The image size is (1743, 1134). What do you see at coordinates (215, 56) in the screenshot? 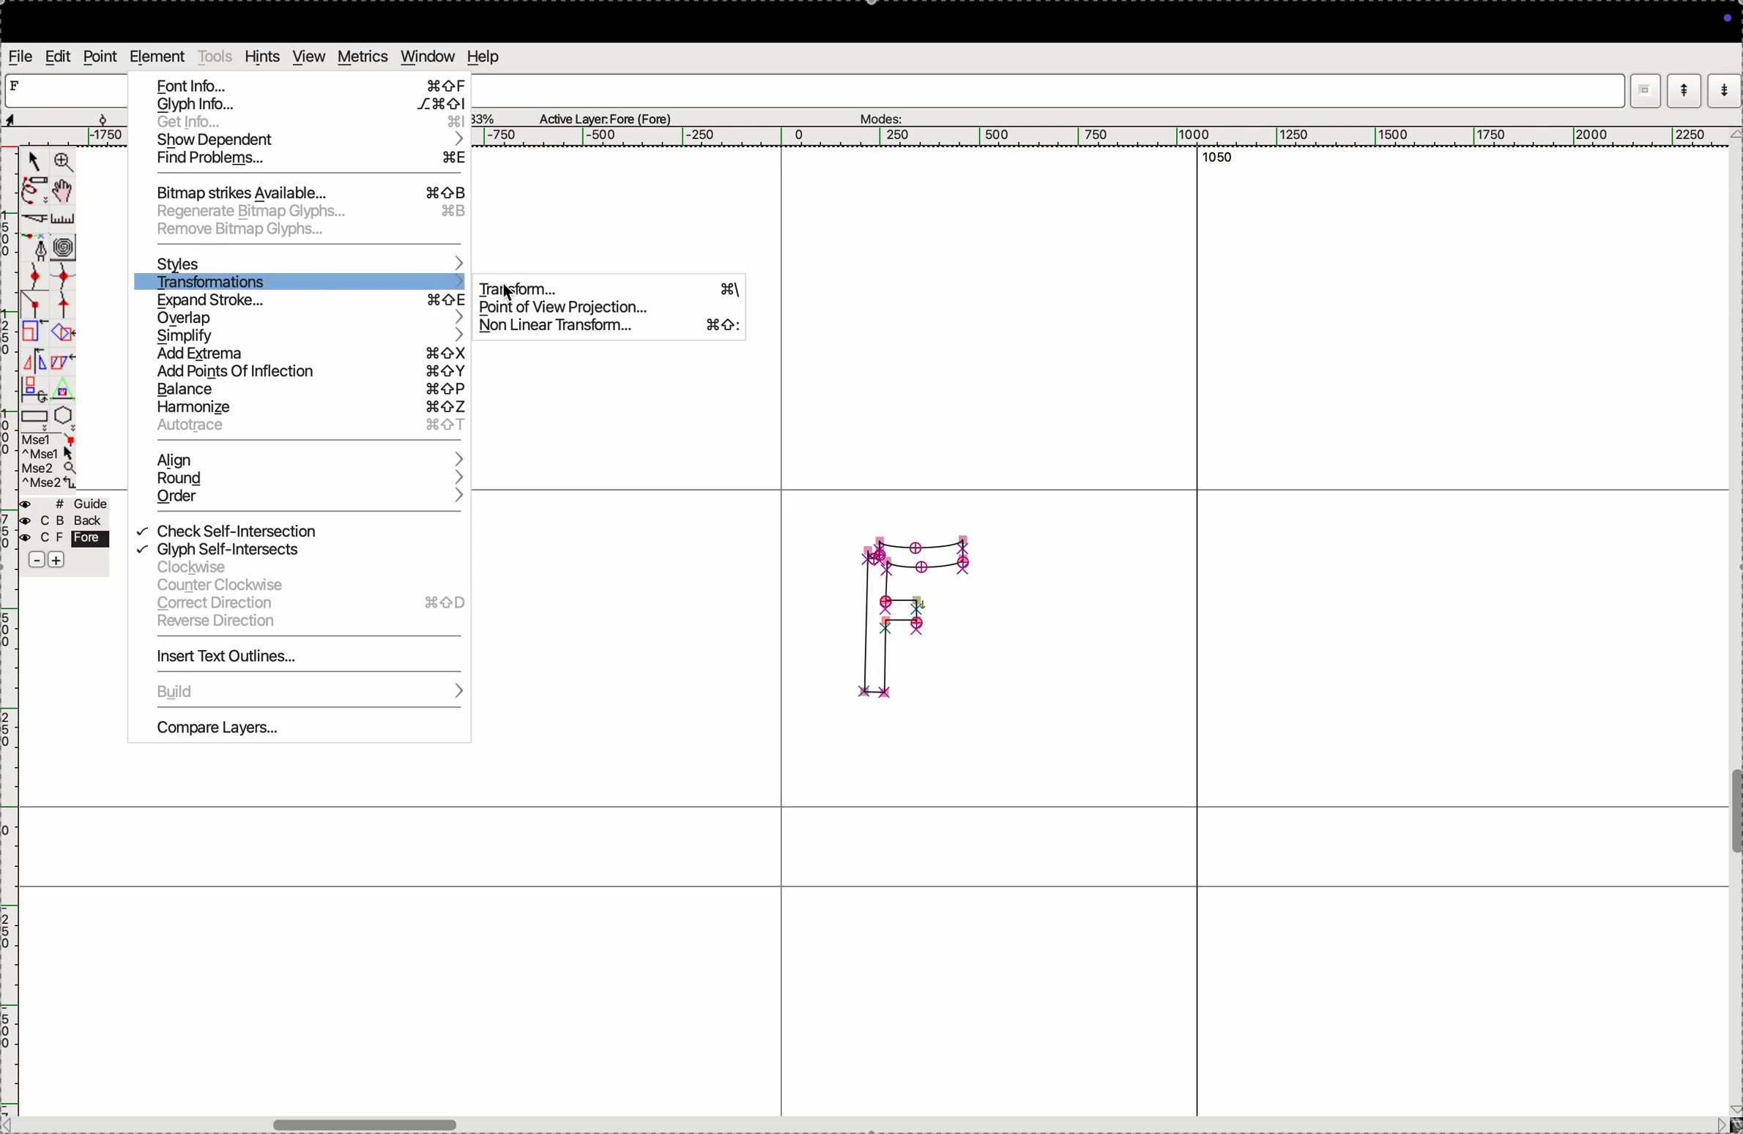
I see `tools` at bounding box center [215, 56].